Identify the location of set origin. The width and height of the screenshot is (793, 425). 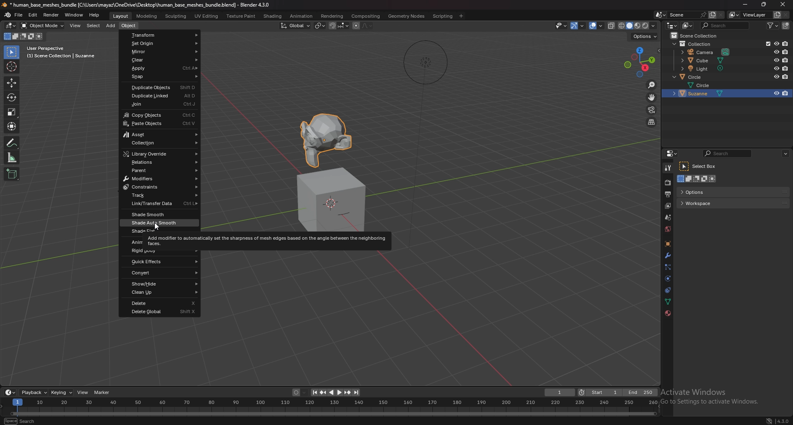
(160, 43).